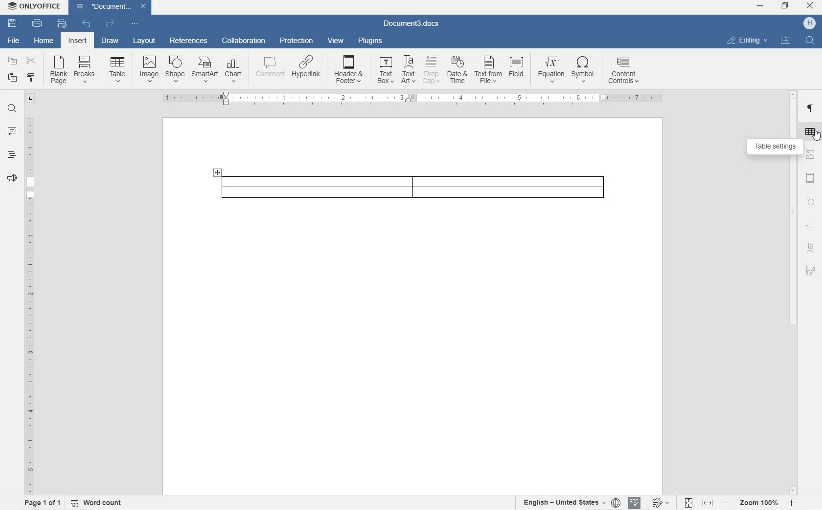 Image resolution: width=822 pixels, height=510 pixels. What do you see at coordinates (61, 24) in the screenshot?
I see `QUICK PRINT` at bounding box center [61, 24].